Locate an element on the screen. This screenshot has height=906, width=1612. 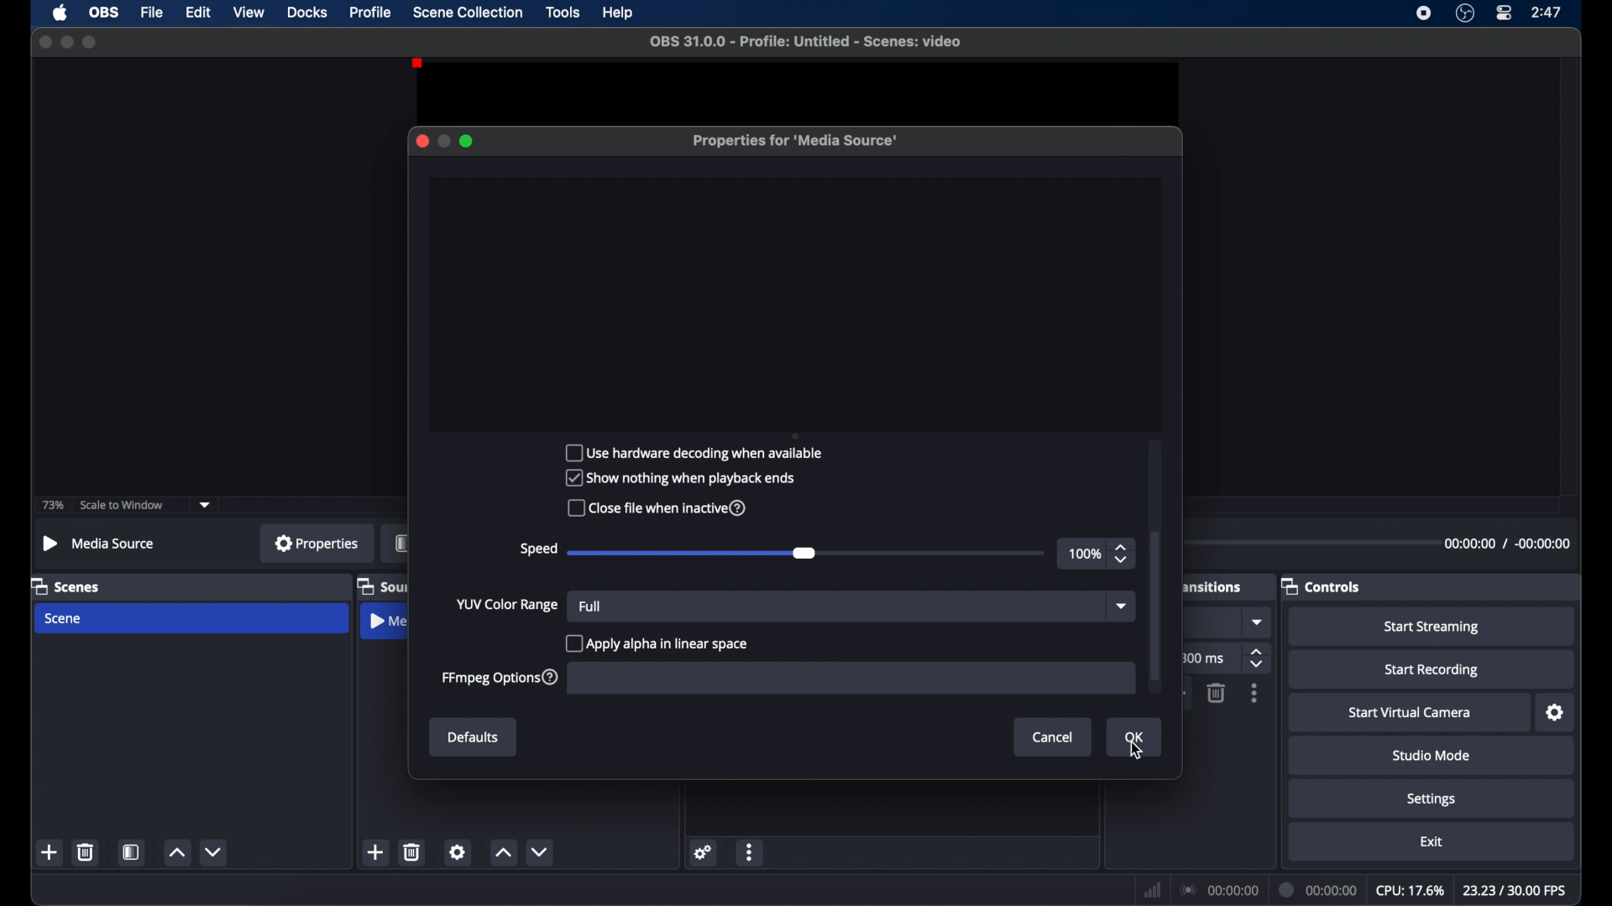
Show nothing when playback ends is located at coordinates (684, 477).